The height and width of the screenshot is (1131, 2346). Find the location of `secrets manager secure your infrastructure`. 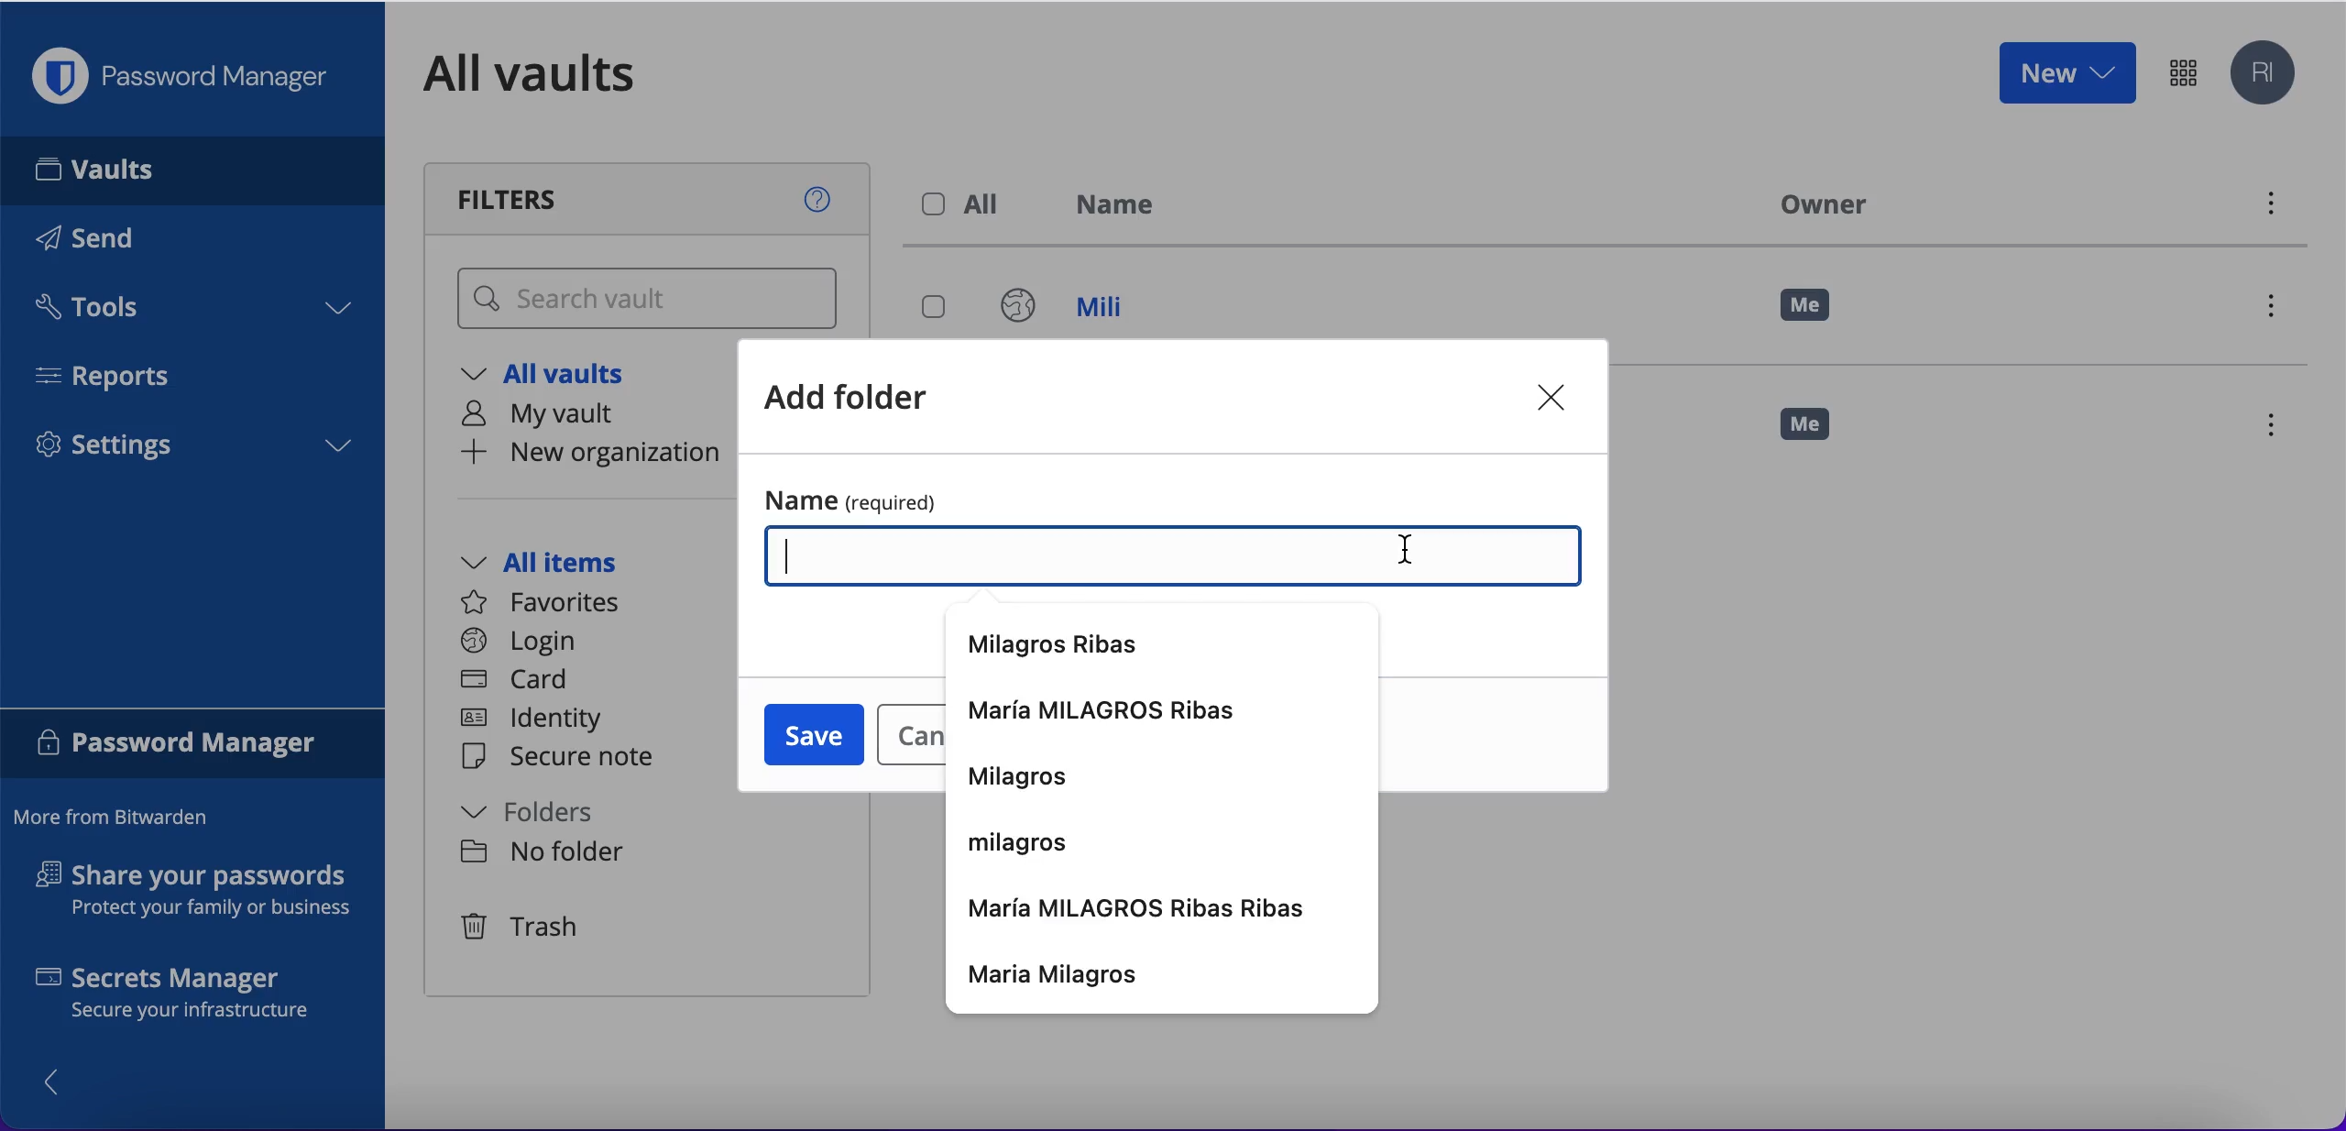

secrets manager secure your infrastructure is located at coordinates (193, 997).